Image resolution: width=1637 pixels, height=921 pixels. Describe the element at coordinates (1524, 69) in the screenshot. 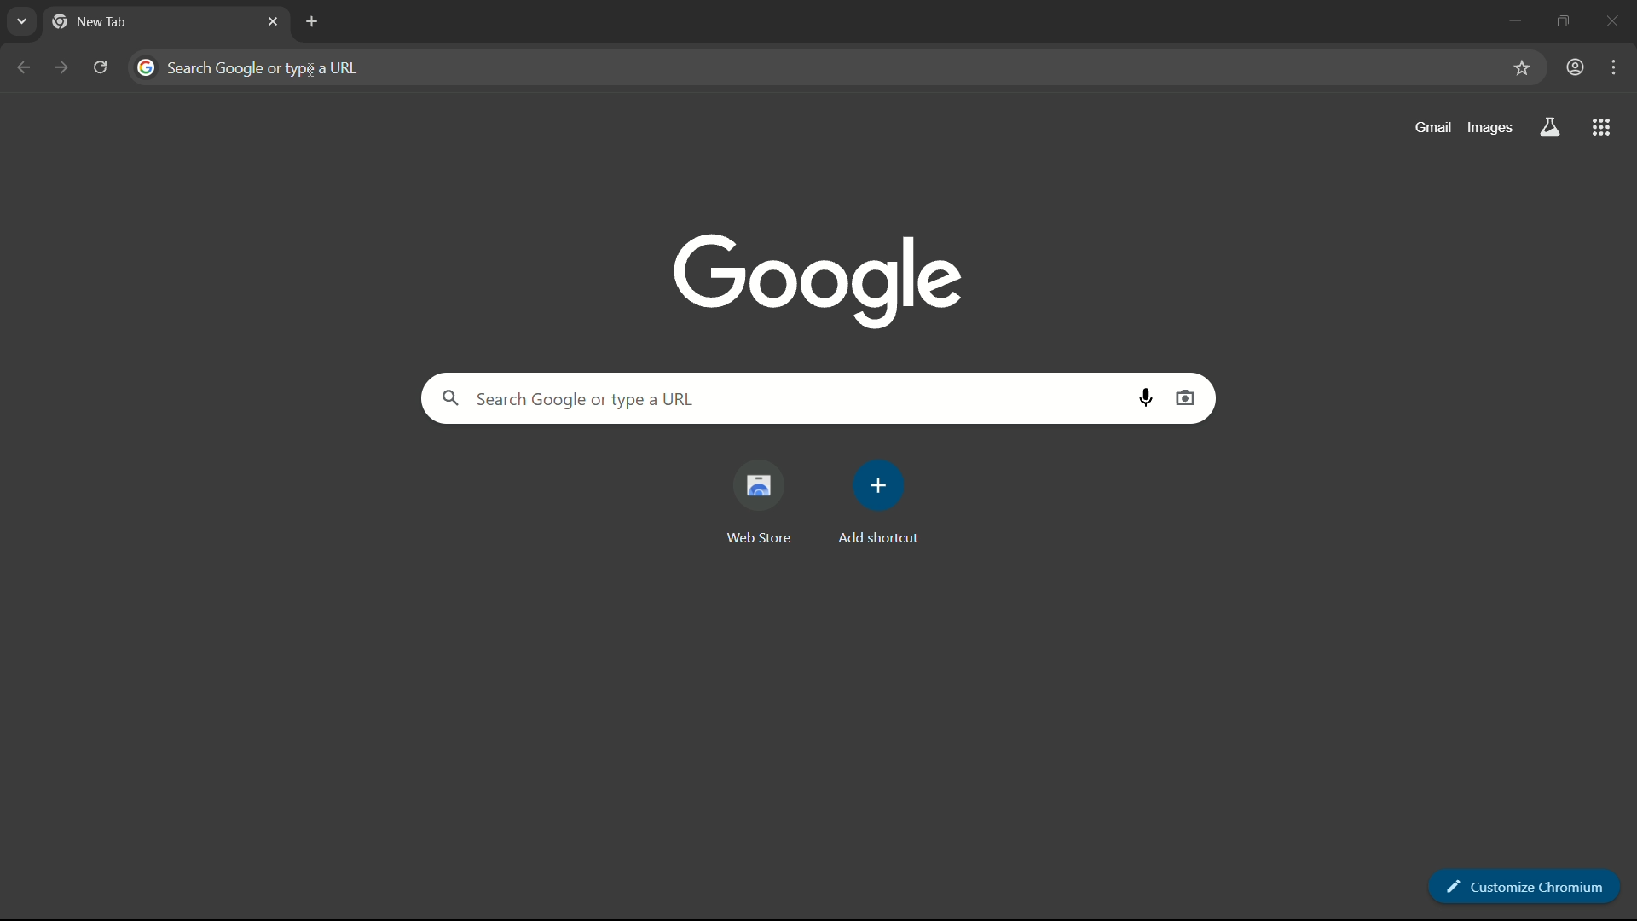

I see `favorite` at that location.